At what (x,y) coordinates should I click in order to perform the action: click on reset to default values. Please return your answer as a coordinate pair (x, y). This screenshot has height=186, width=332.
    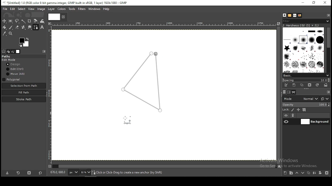
    Looking at the image, I should click on (40, 174).